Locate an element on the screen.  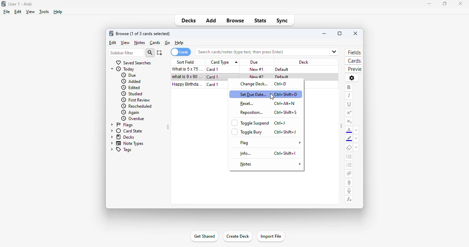
select is located at coordinates (159, 53).